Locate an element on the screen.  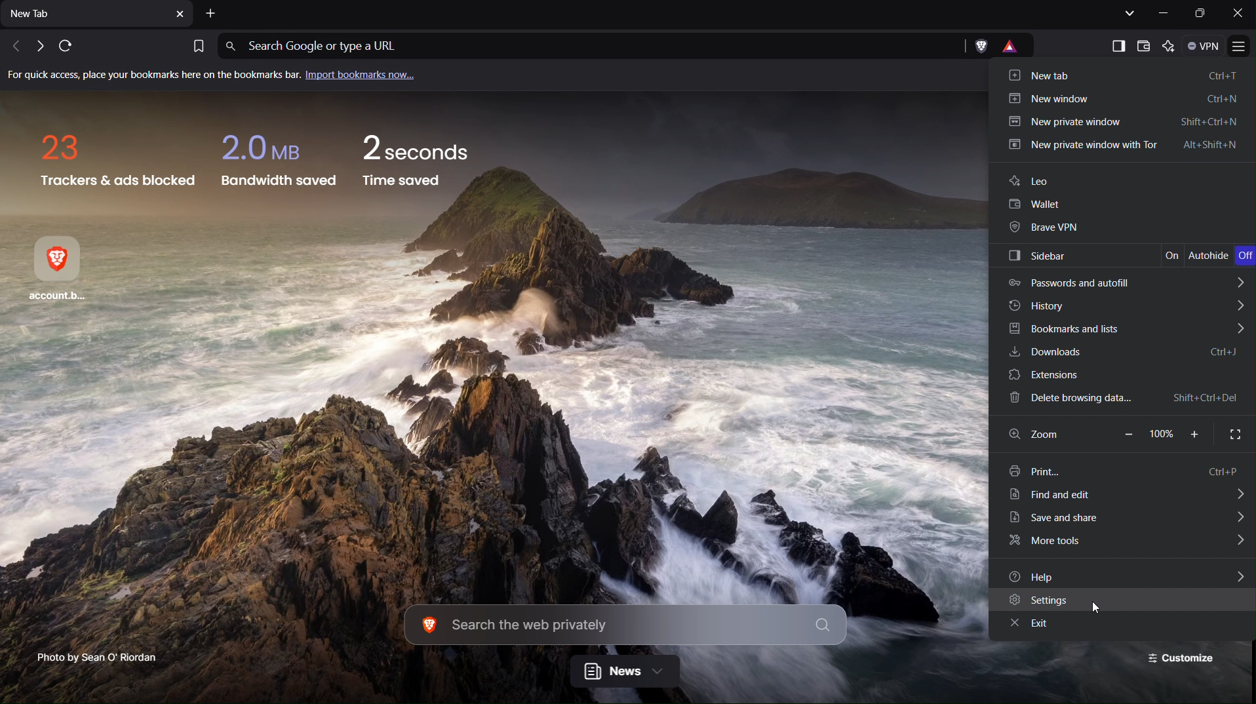
Next is located at coordinates (37, 47).